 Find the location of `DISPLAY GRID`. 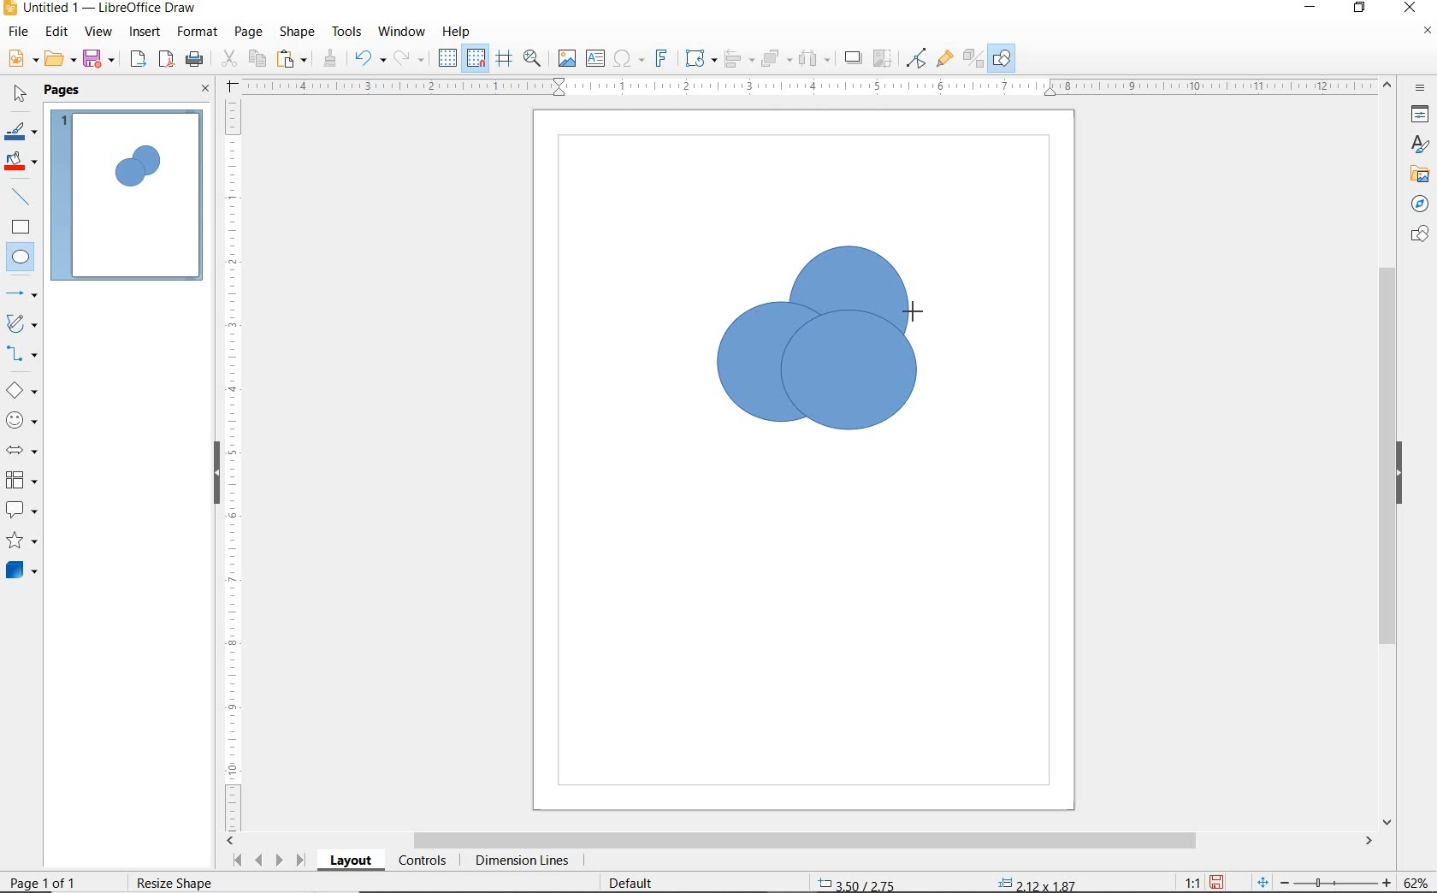

DISPLAY GRID is located at coordinates (449, 58).